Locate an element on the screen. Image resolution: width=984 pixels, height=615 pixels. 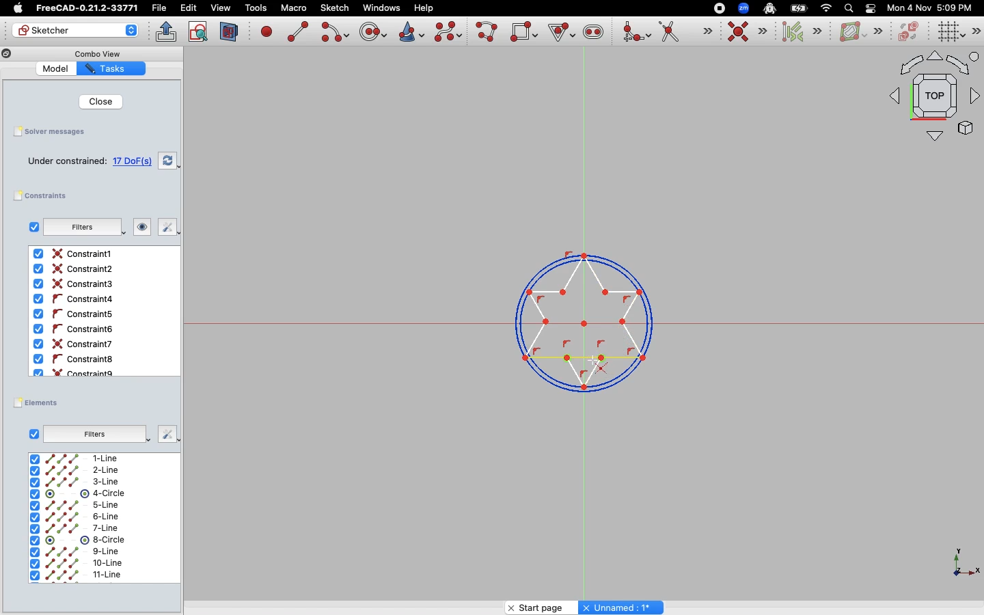
Top is located at coordinates (928, 99).